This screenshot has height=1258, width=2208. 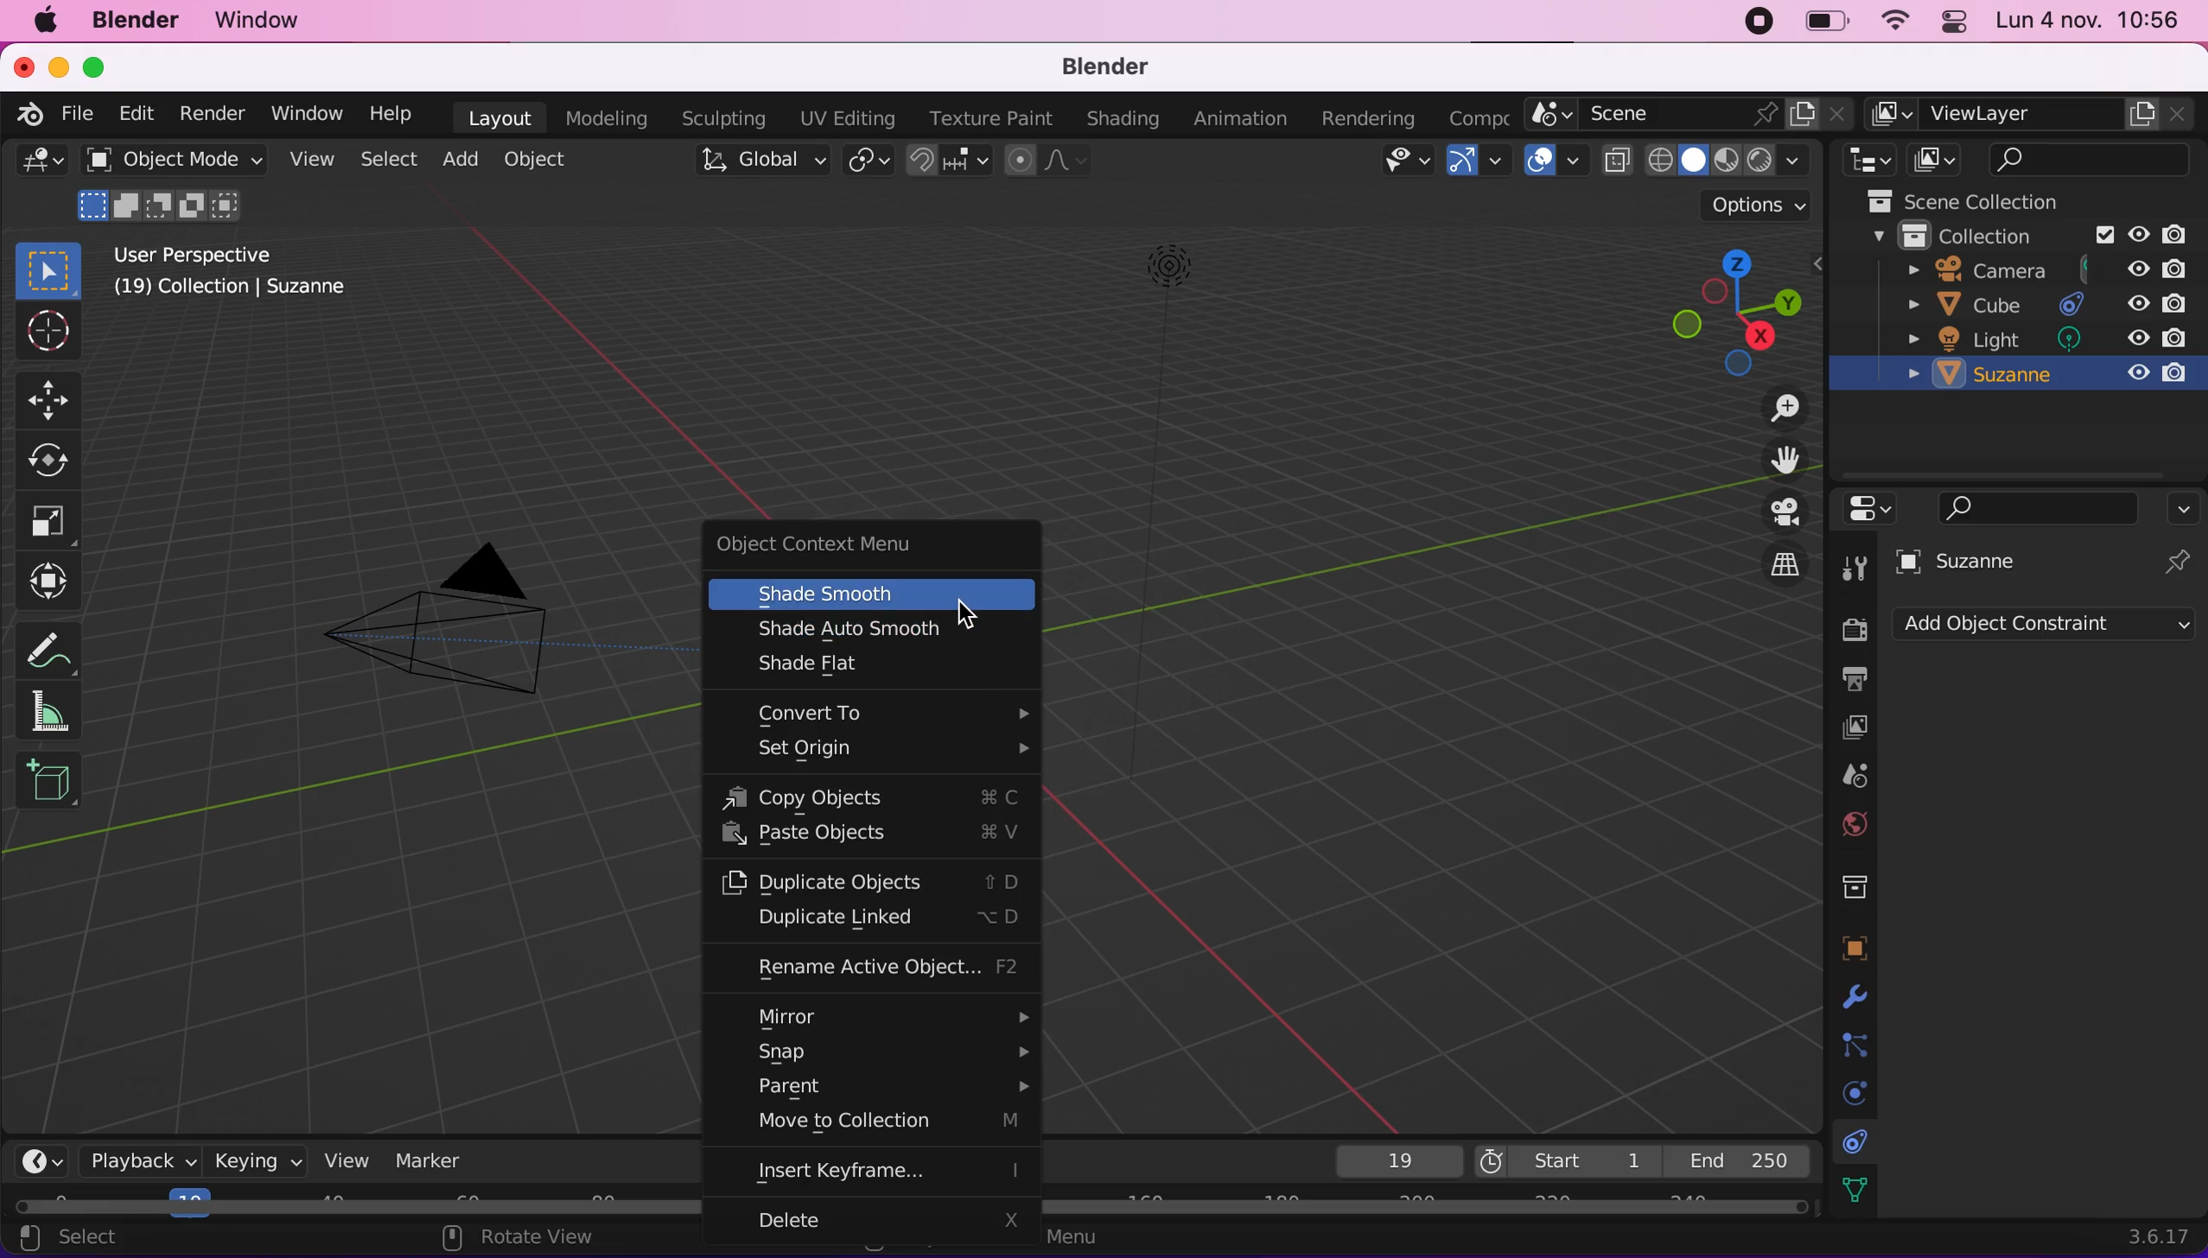 I want to click on object context menu, so click(x=869, y=543).